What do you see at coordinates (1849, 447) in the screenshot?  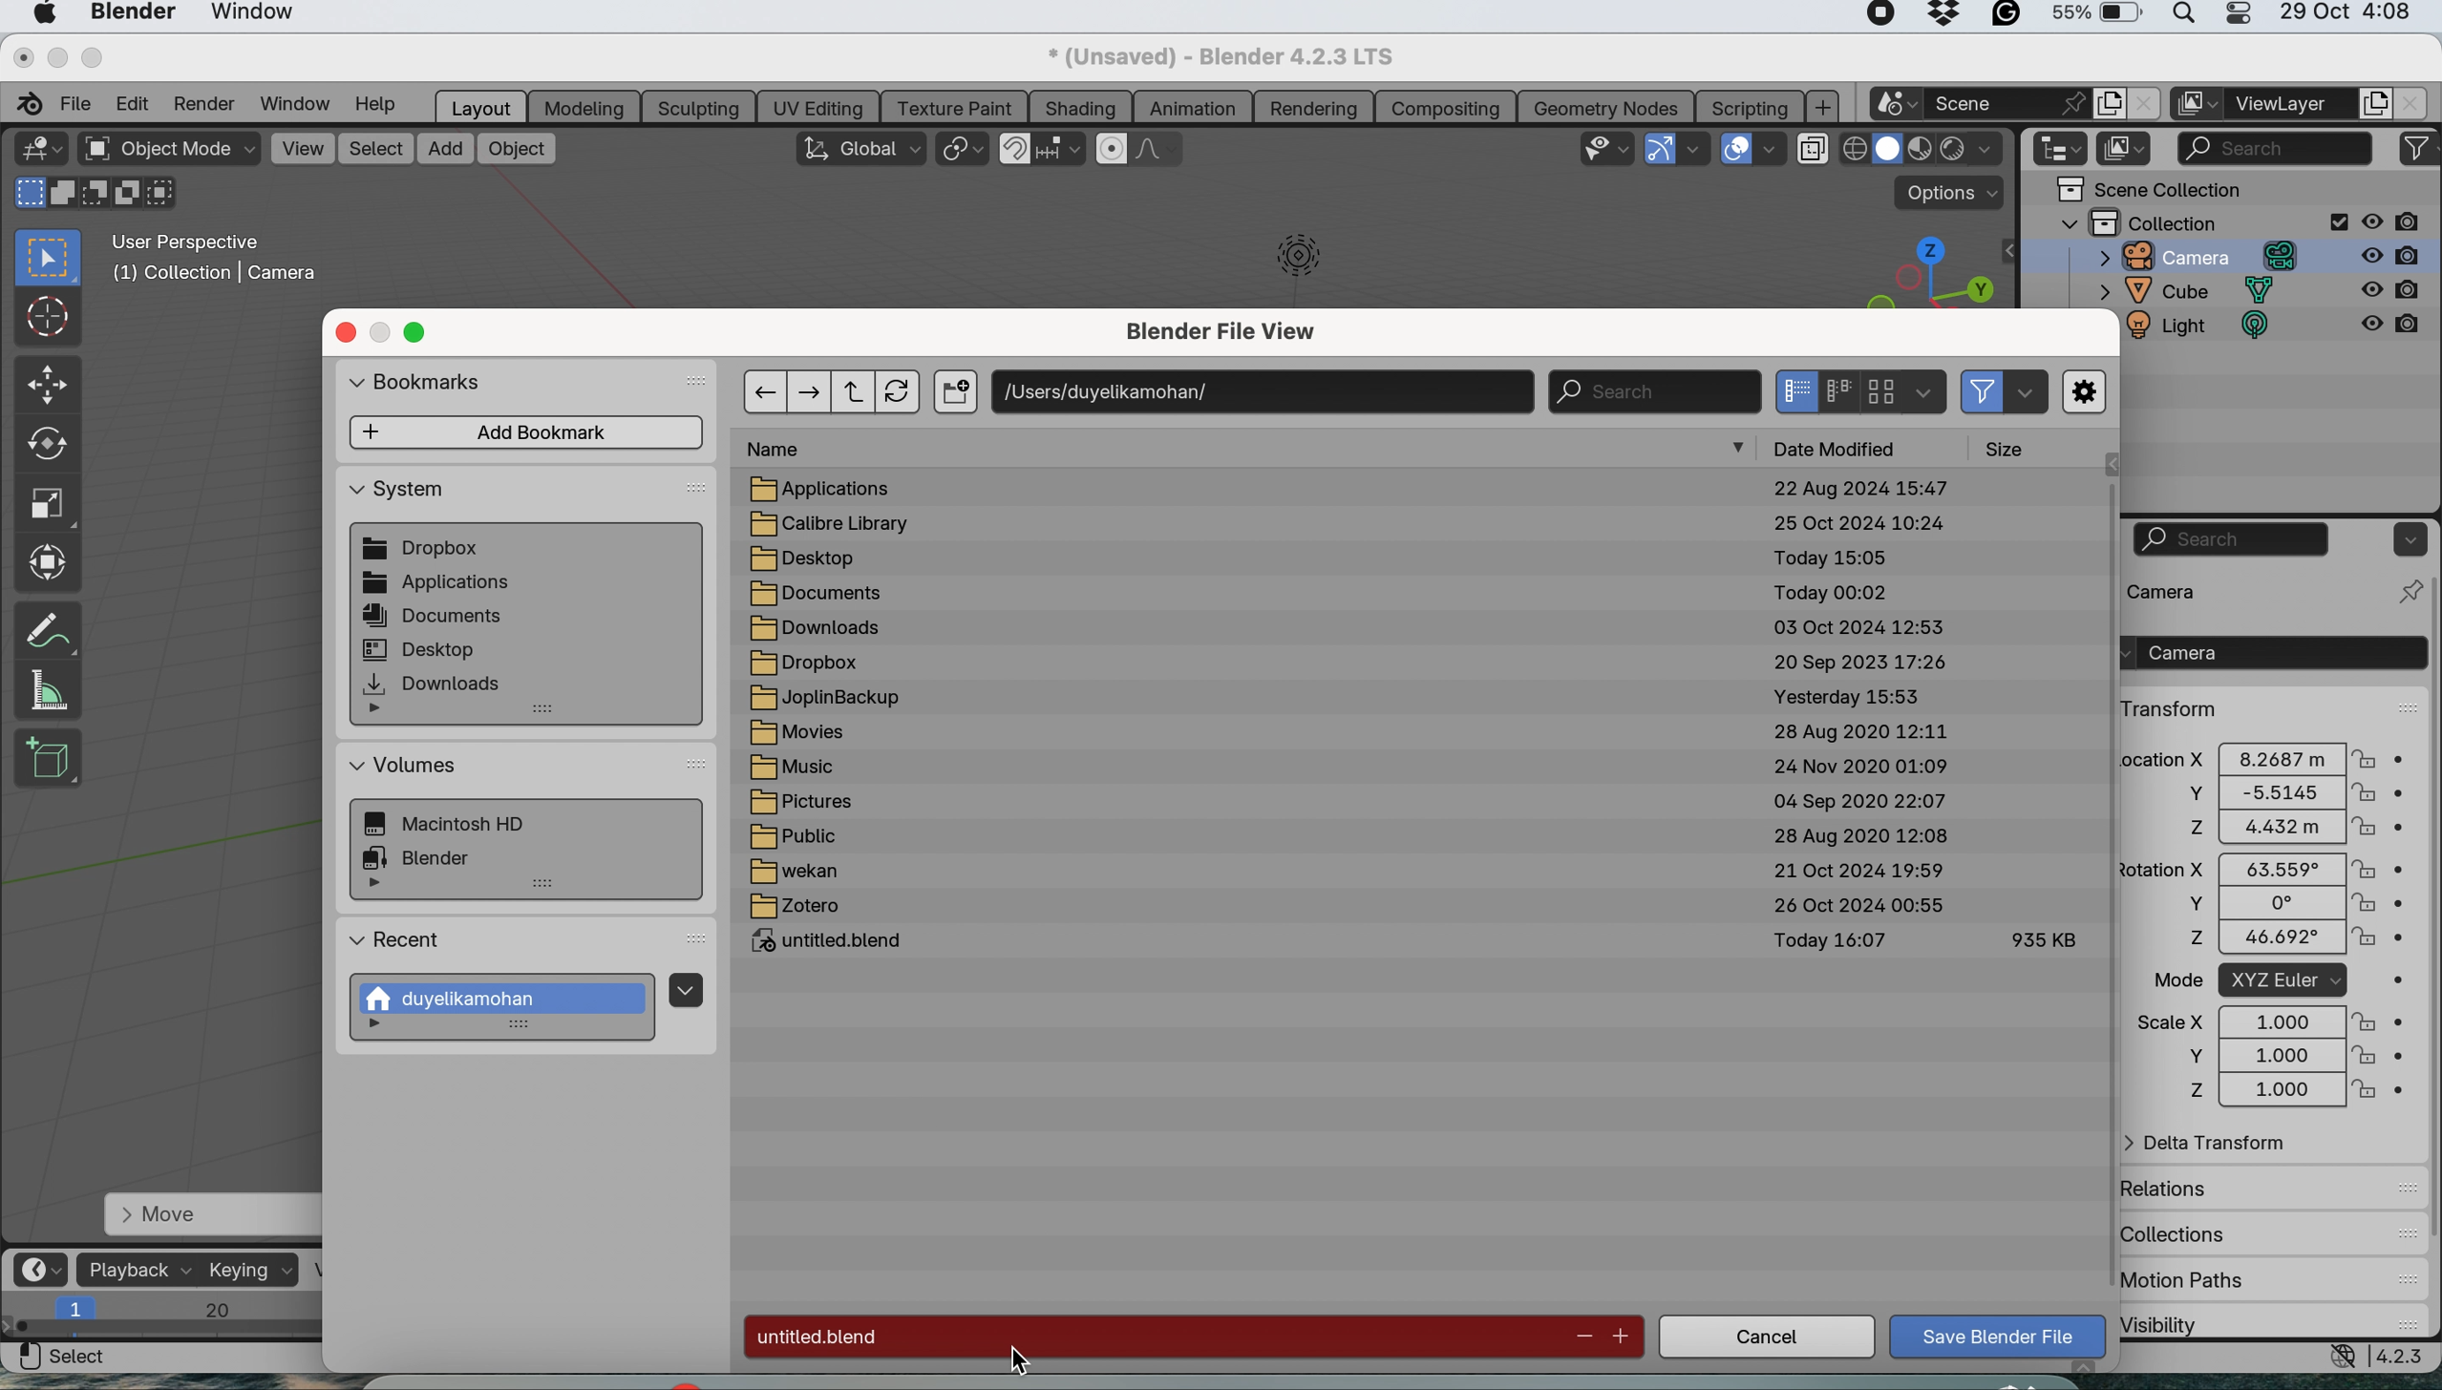 I see `date modified` at bounding box center [1849, 447].